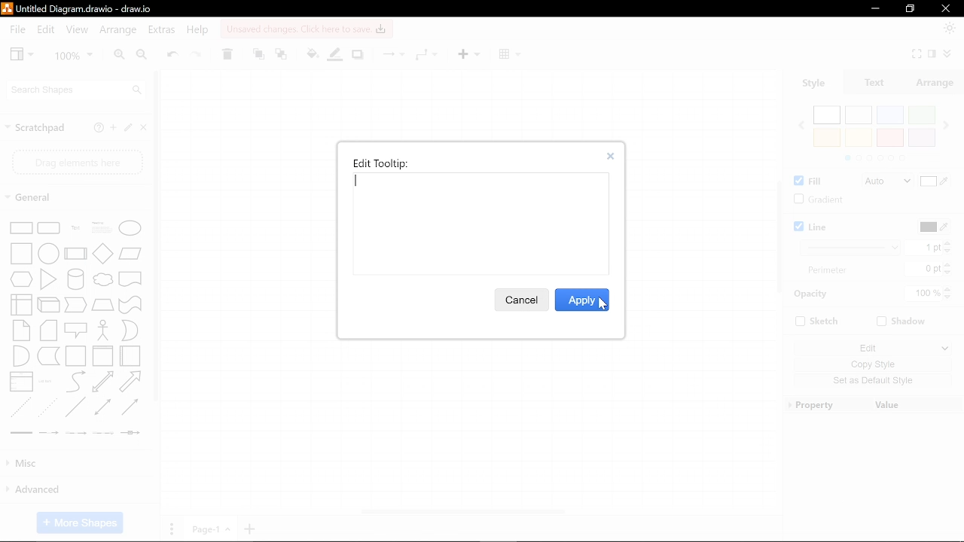  I want to click on Minimize, so click(874, 9).